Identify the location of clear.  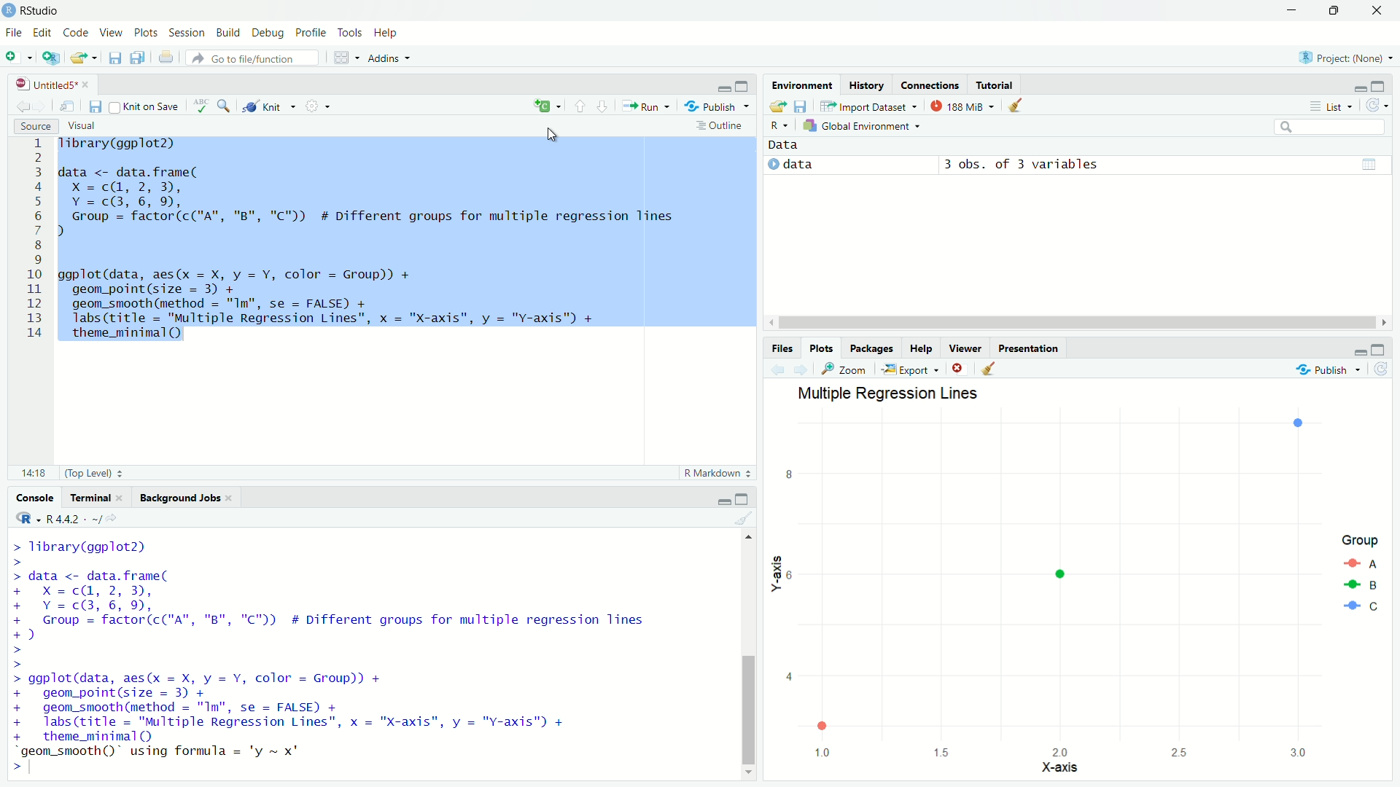
(1017, 107).